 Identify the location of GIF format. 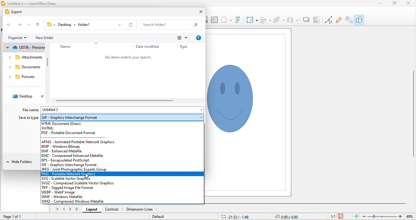
(73, 119).